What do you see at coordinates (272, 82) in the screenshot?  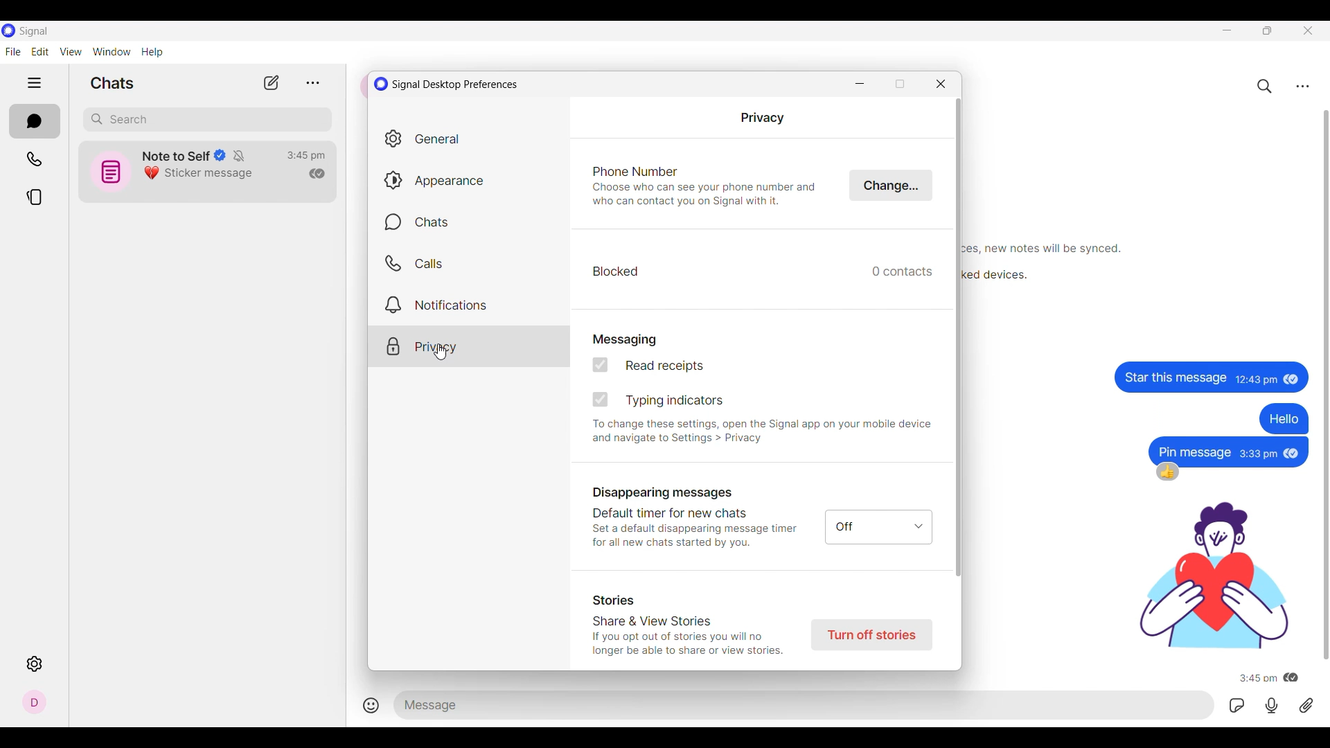 I see `New chat` at bounding box center [272, 82].